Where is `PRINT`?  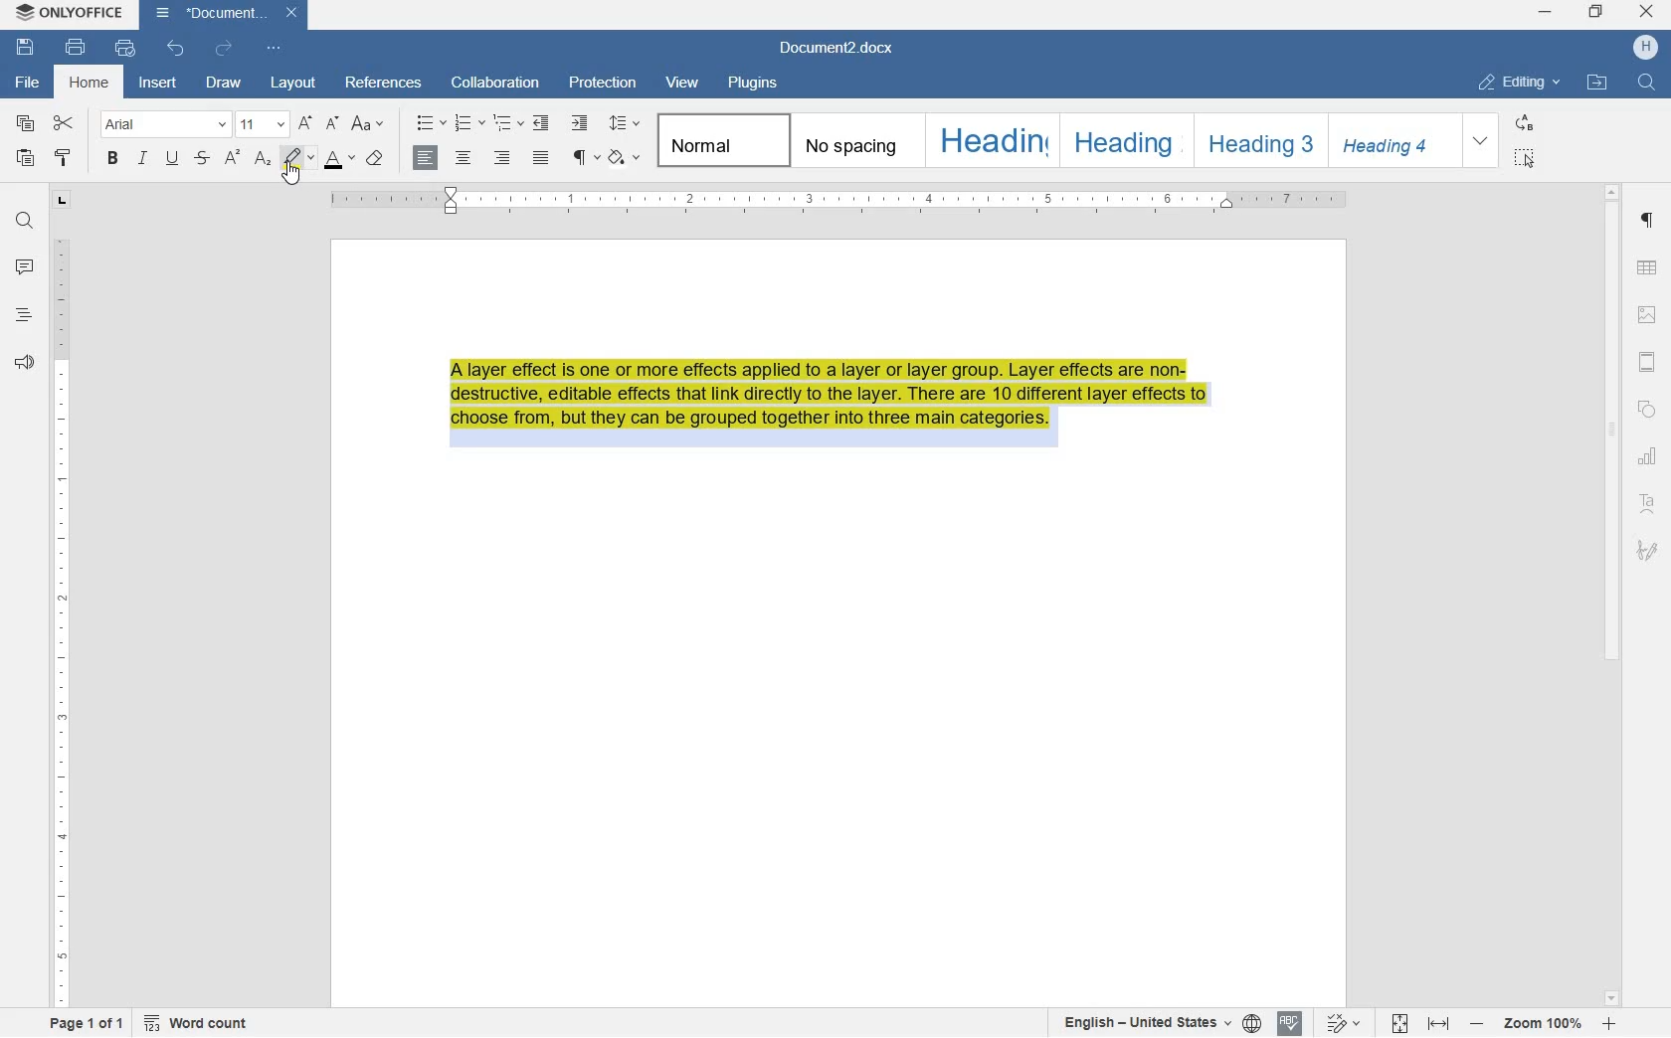
PRINT is located at coordinates (75, 48).